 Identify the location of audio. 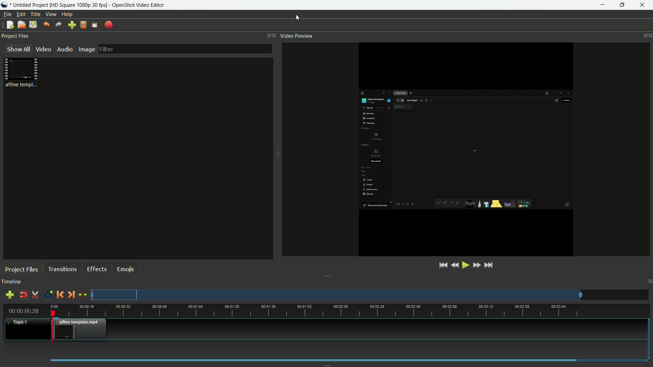
(65, 49).